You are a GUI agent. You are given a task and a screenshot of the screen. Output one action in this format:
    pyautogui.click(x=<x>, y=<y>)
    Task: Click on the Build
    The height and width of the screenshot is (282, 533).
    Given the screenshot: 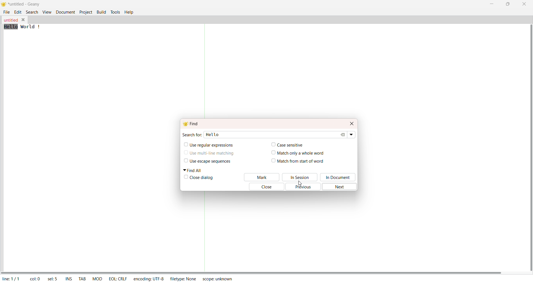 What is the action you would take?
    pyautogui.click(x=101, y=12)
    